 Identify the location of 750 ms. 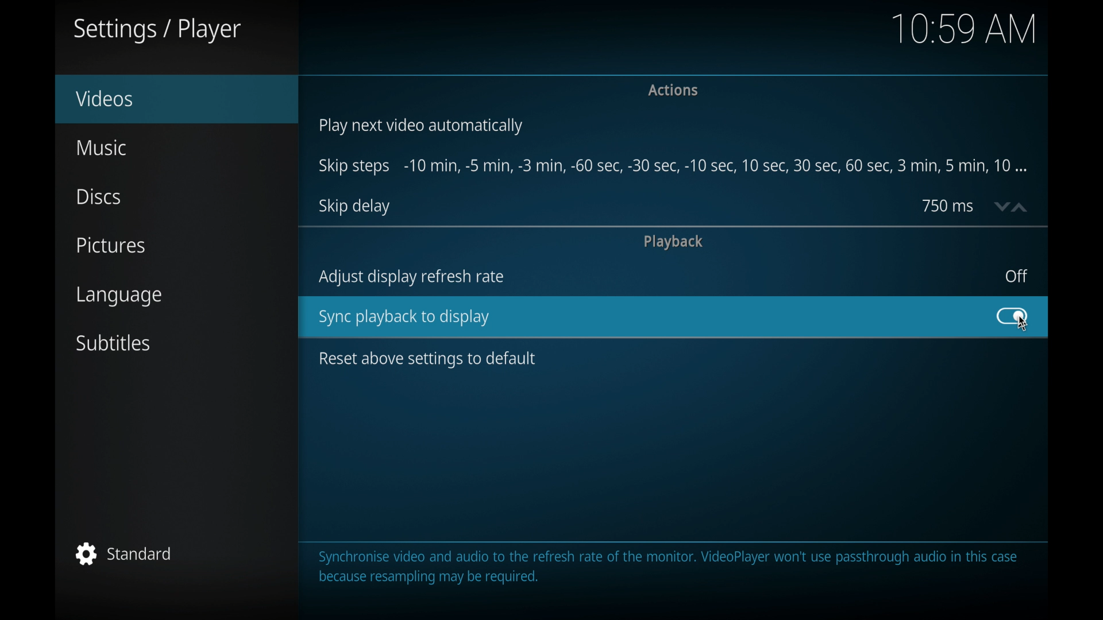
(947, 206).